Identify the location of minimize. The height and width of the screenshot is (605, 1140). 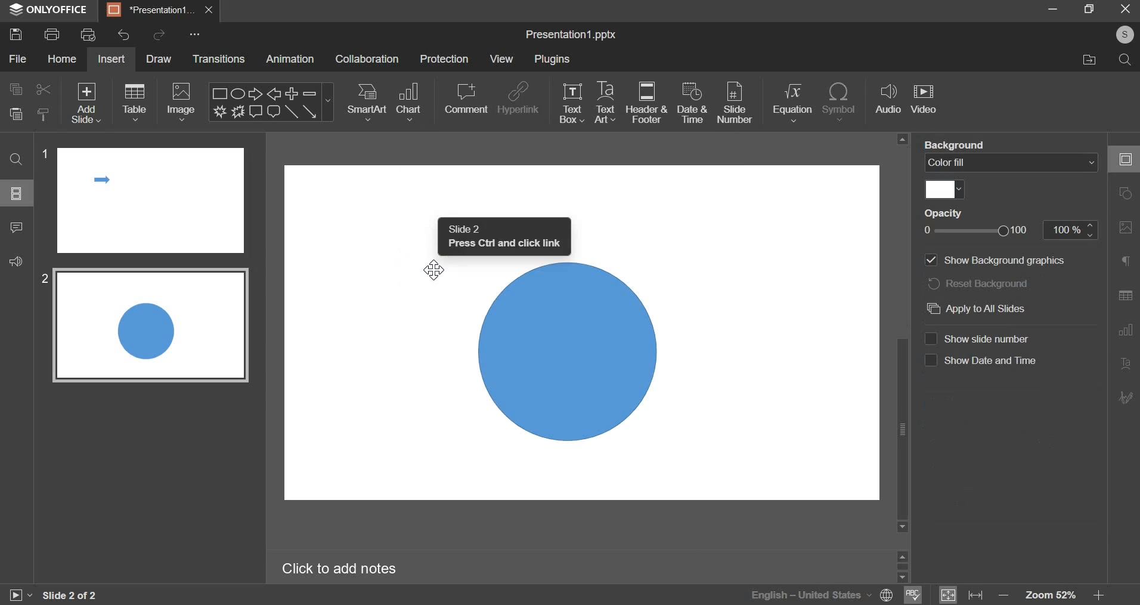
(1055, 8).